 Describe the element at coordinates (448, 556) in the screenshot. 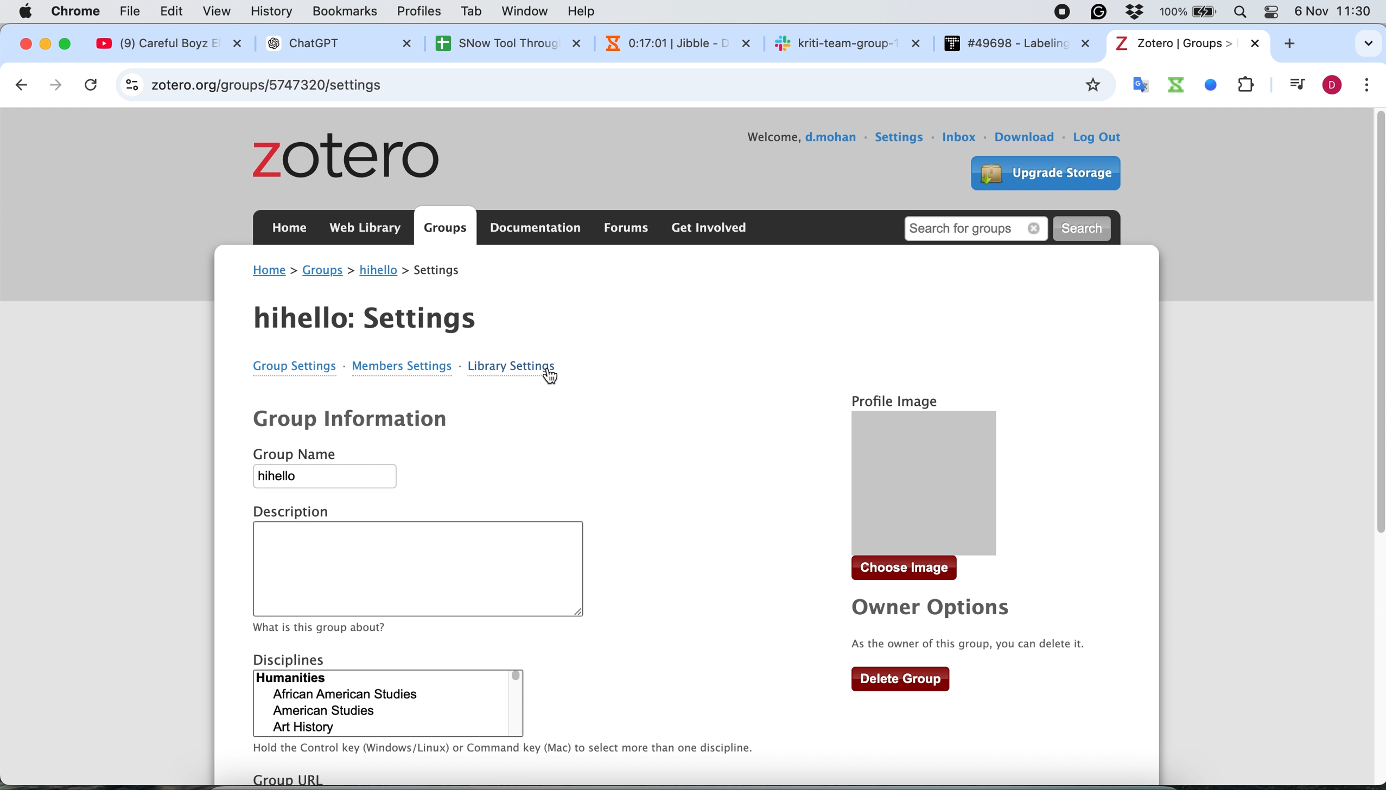

I see `Description` at that location.